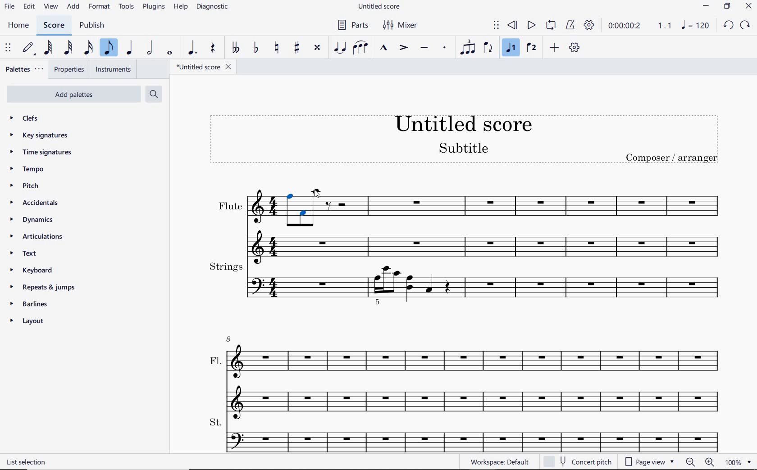 Image resolution: width=757 pixels, height=470 pixels. Describe the element at coordinates (71, 68) in the screenshot. I see `PROPERTIES` at that location.